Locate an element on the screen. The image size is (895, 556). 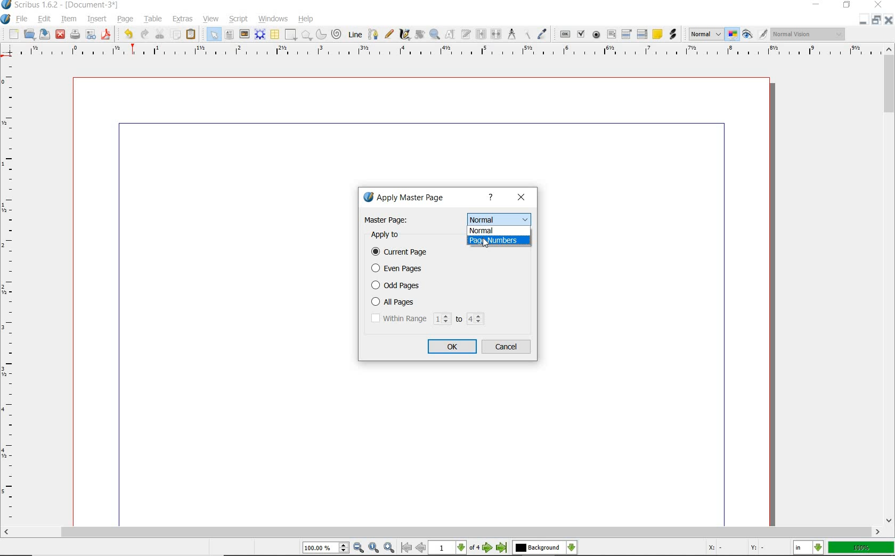
Zoom In is located at coordinates (389, 548).